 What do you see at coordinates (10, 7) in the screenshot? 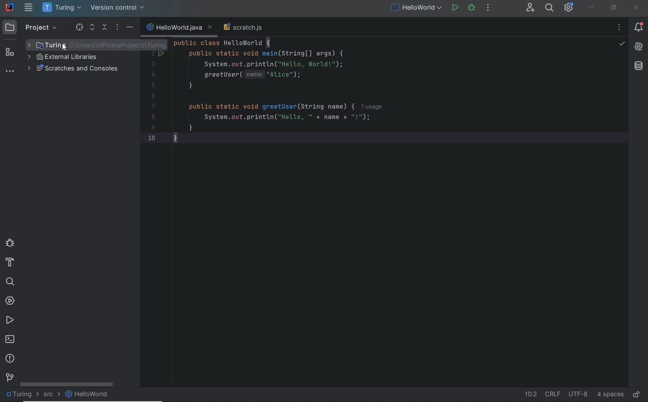
I see `system name` at bounding box center [10, 7].